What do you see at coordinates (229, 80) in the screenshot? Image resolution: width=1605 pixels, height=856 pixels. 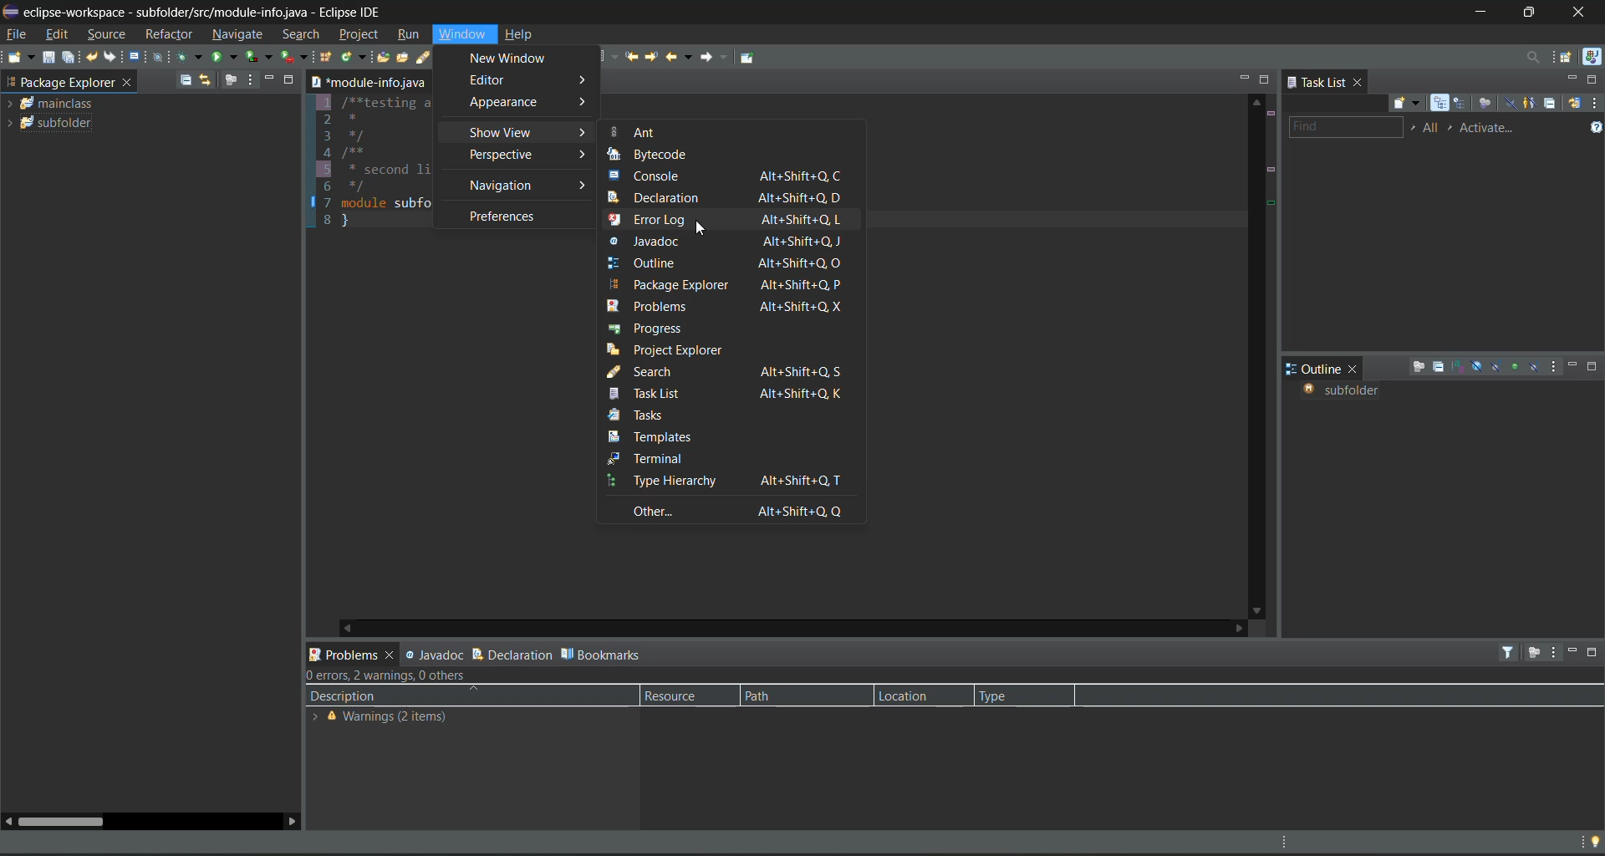 I see `focus on active task` at bounding box center [229, 80].